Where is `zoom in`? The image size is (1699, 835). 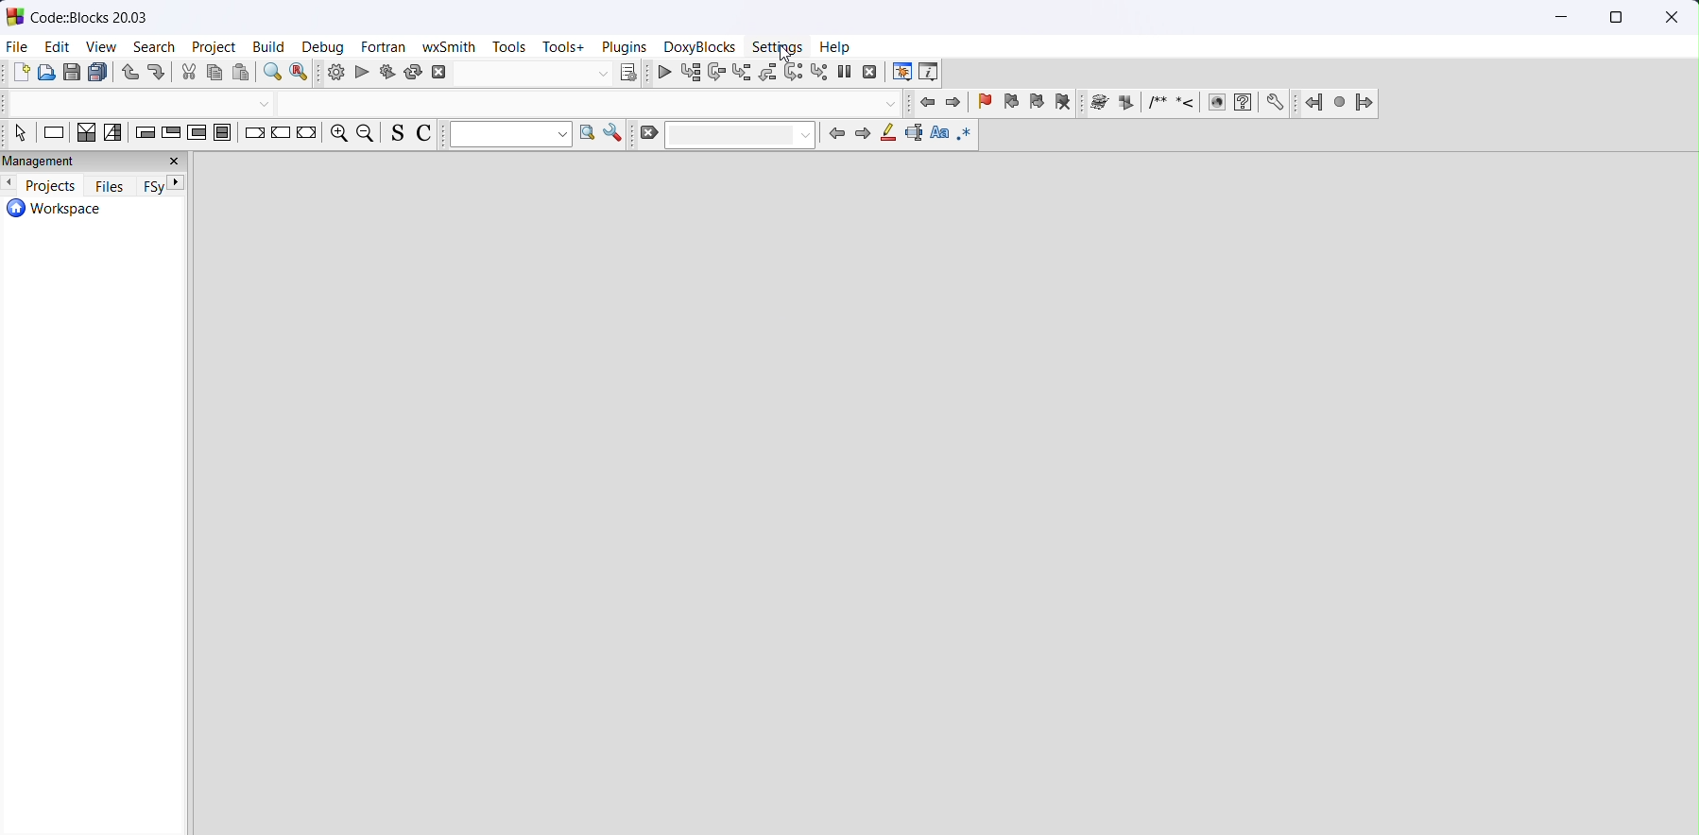 zoom in is located at coordinates (338, 134).